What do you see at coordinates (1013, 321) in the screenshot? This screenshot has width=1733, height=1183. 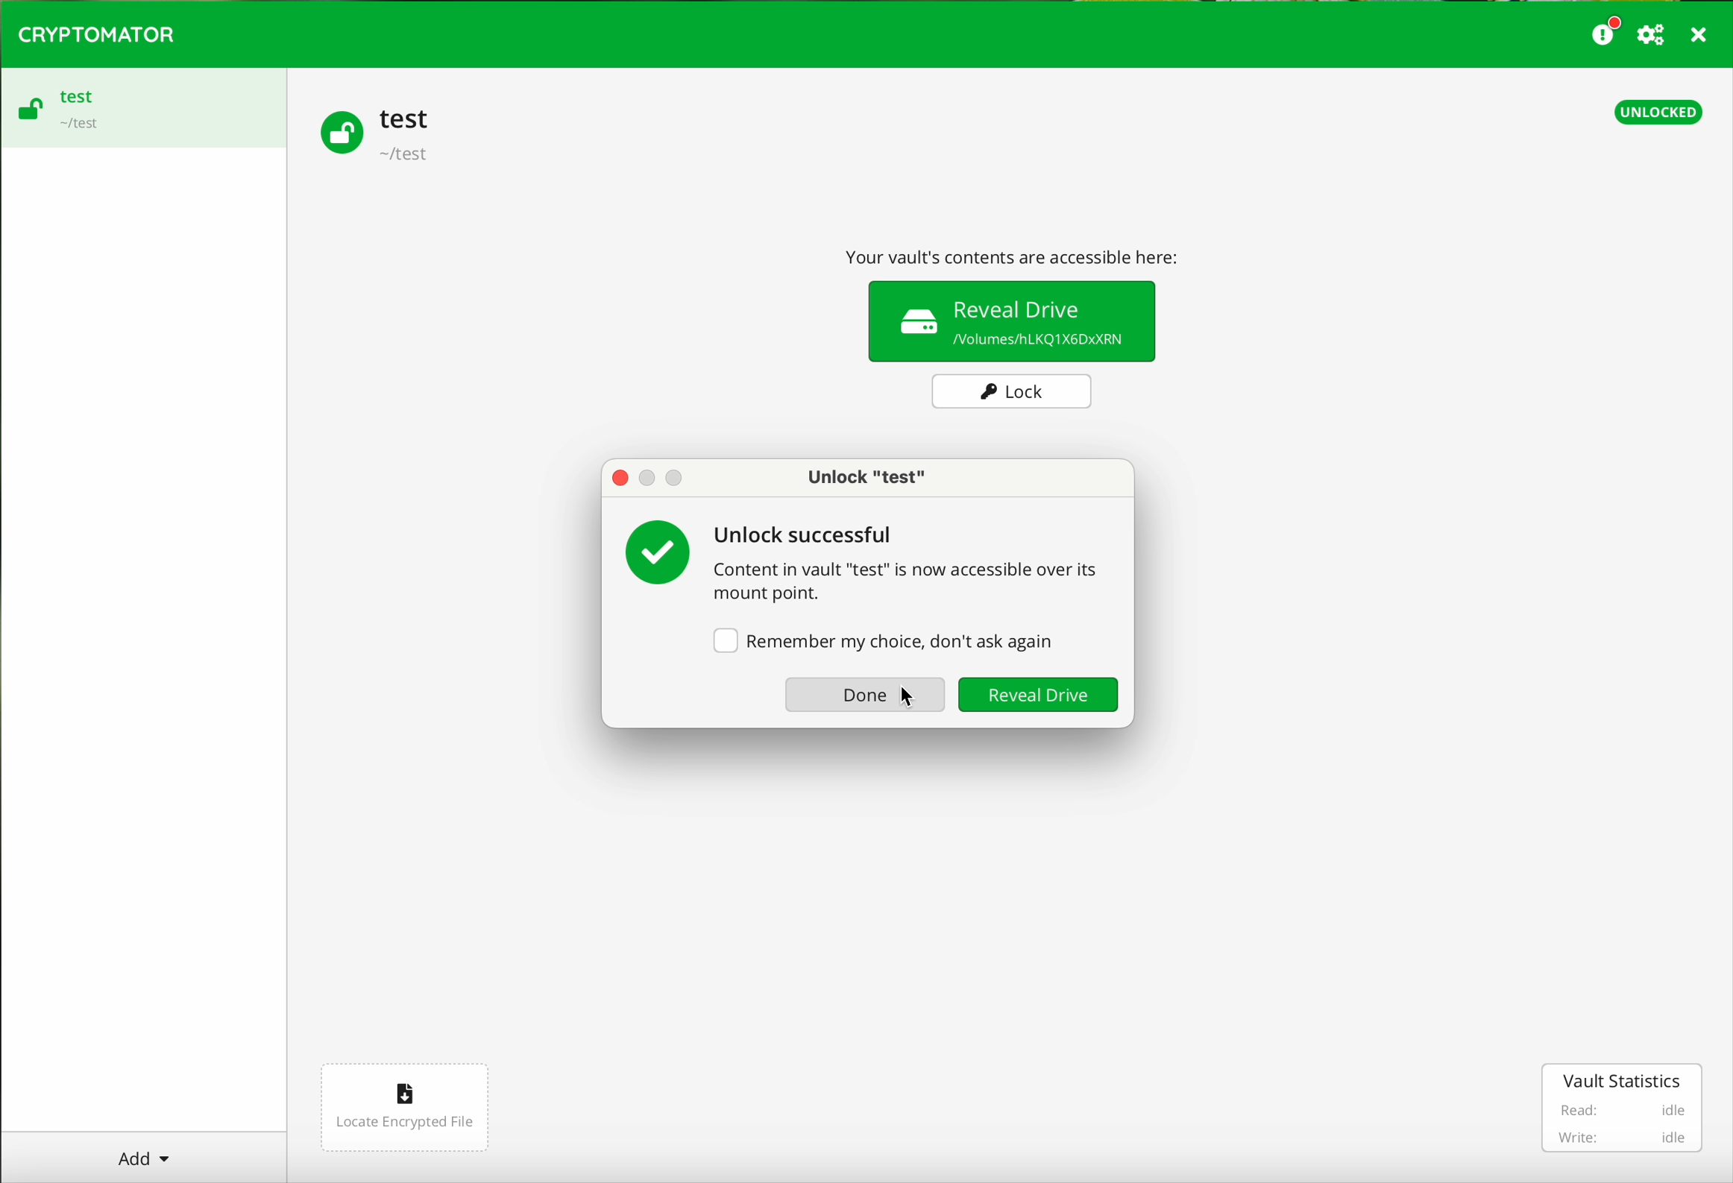 I see `reveal drive` at bounding box center [1013, 321].